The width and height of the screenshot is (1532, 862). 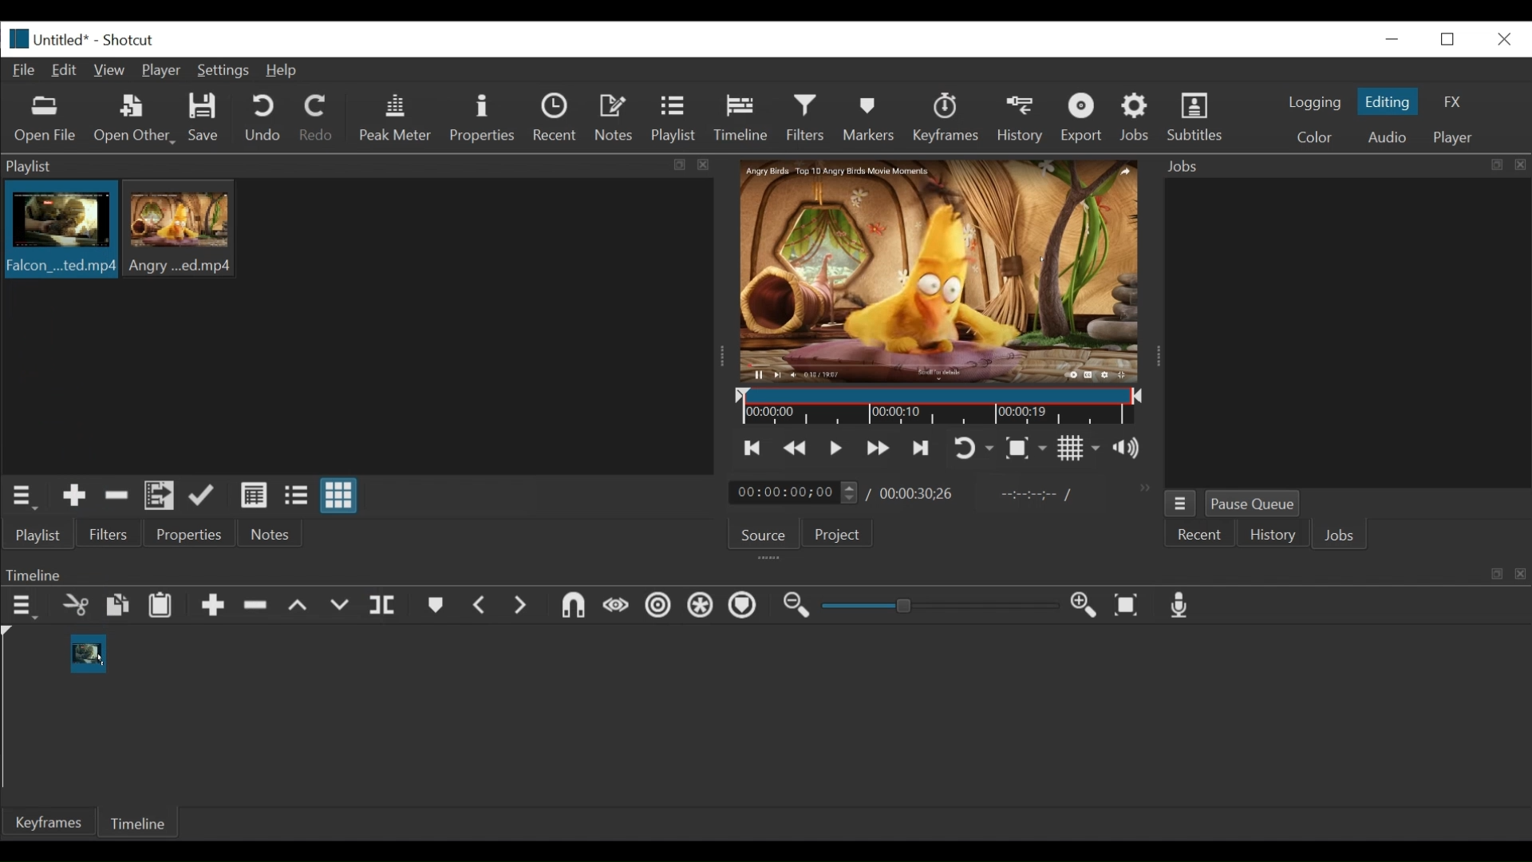 I want to click on Help, so click(x=282, y=71).